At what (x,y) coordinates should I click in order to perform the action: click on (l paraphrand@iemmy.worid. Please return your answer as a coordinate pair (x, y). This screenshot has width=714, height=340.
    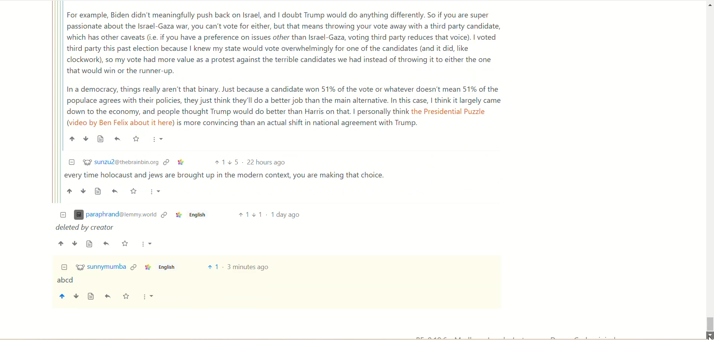
    Looking at the image, I should click on (115, 214).